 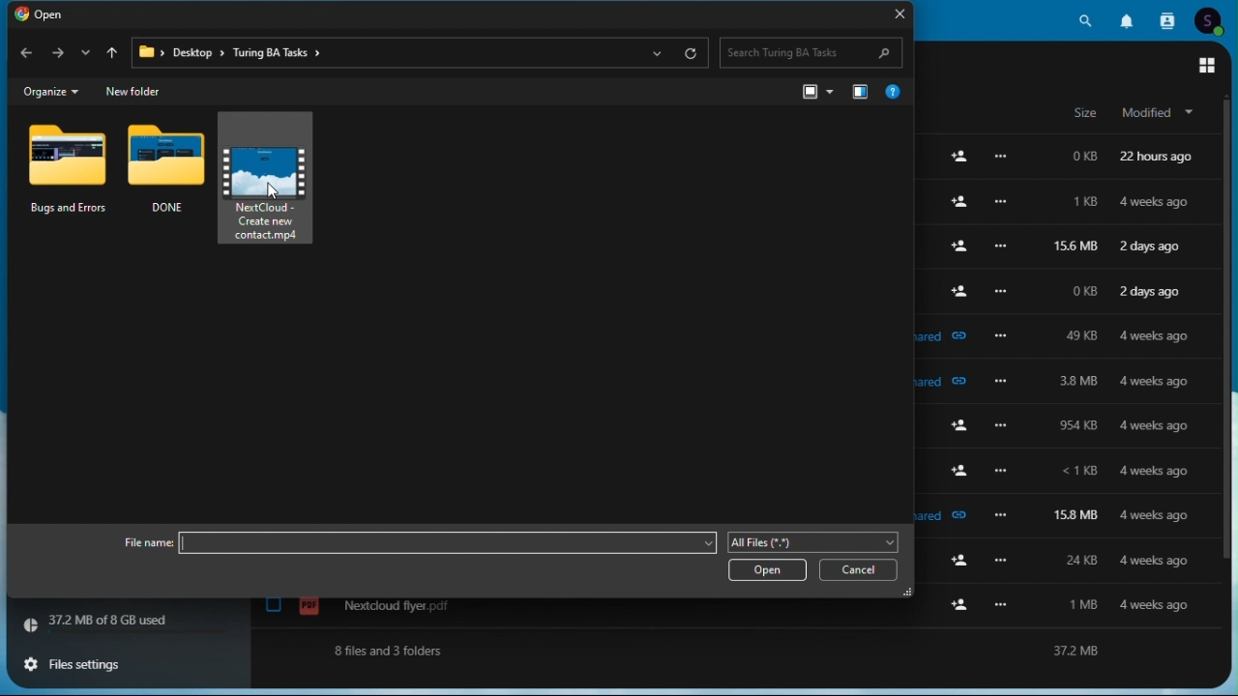 I want to click on , so click(x=1002, y=159).